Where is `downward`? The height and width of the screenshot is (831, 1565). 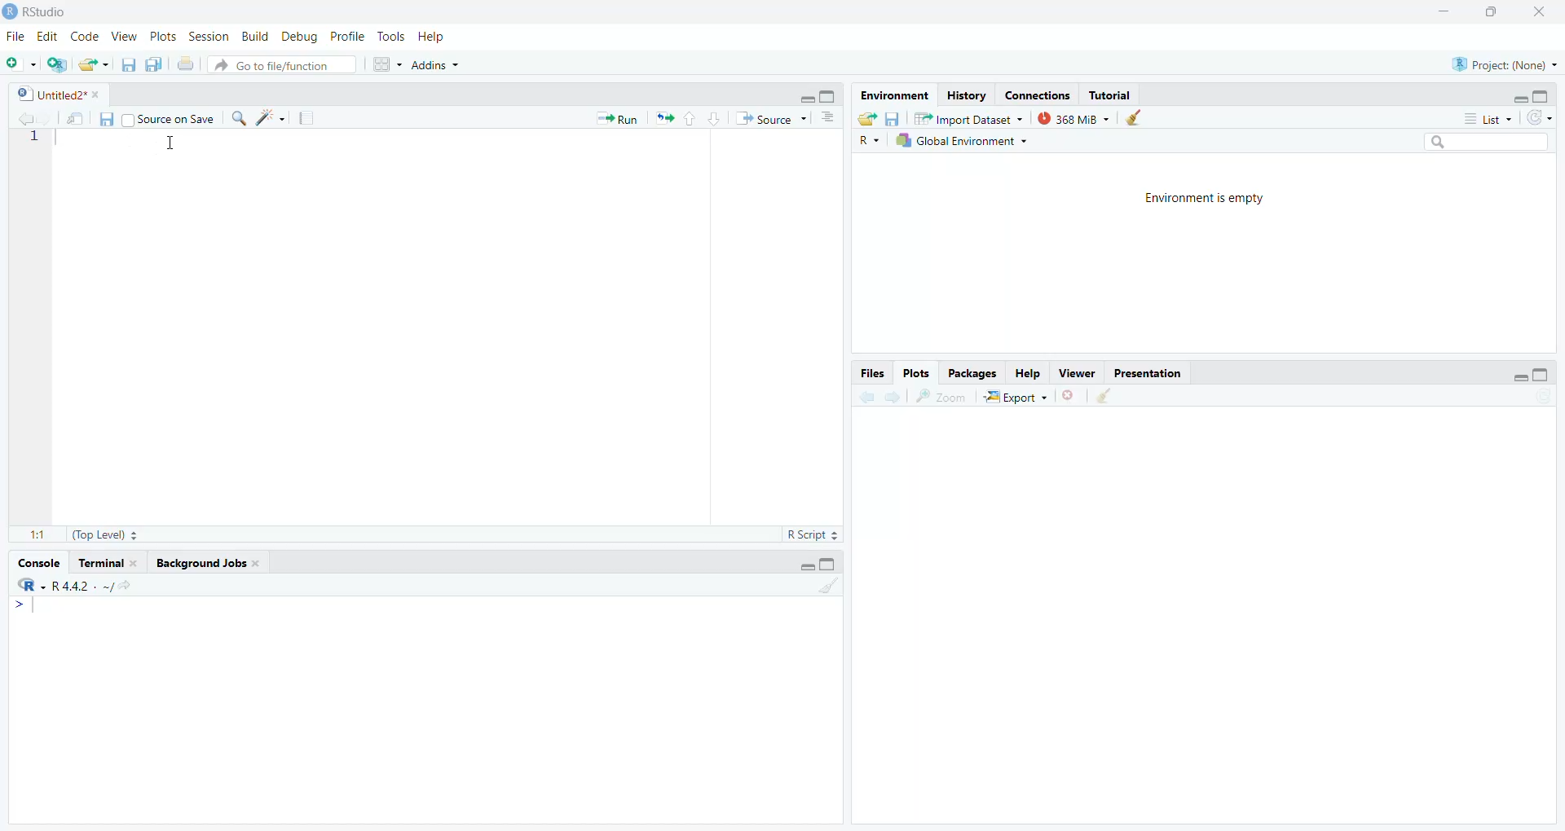 downward is located at coordinates (716, 121).